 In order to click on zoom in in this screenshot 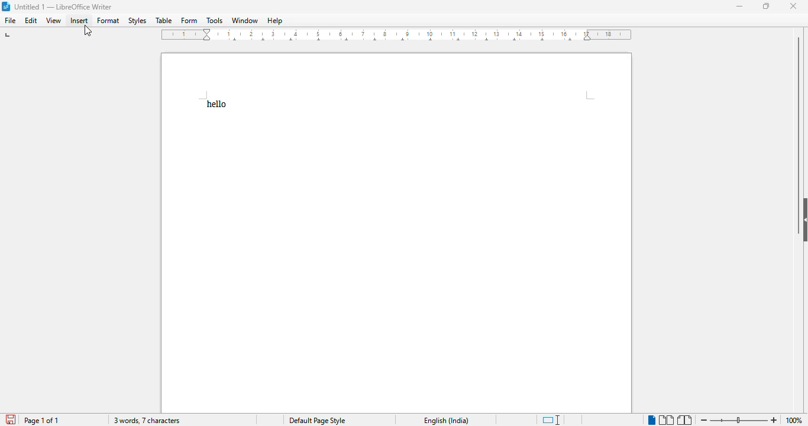, I will do `click(775, 420)`.